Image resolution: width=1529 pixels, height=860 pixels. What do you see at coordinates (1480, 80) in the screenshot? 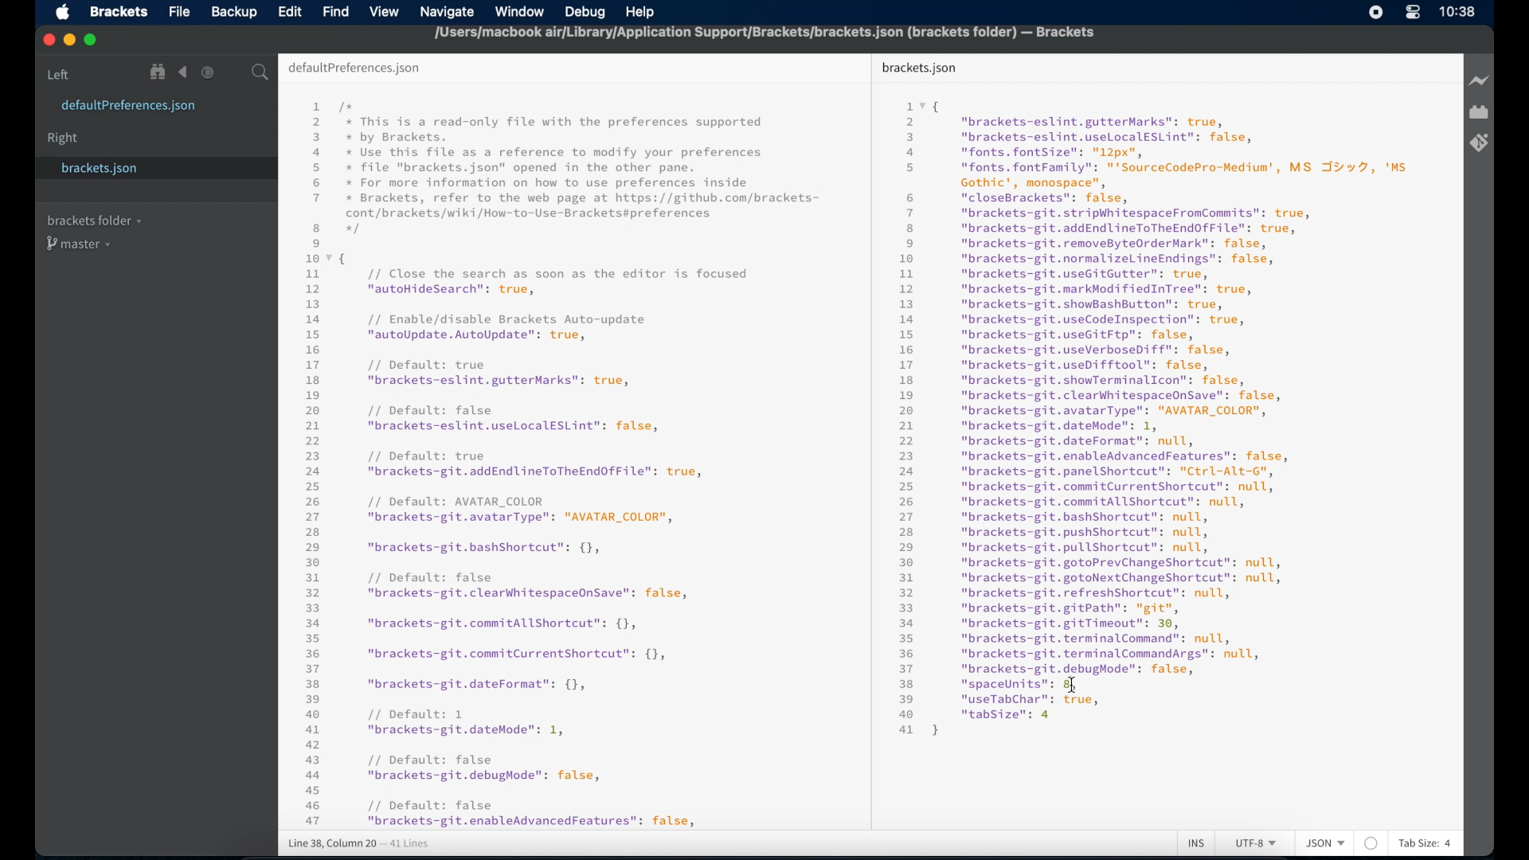
I see `live preview` at bounding box center [1480, 80].